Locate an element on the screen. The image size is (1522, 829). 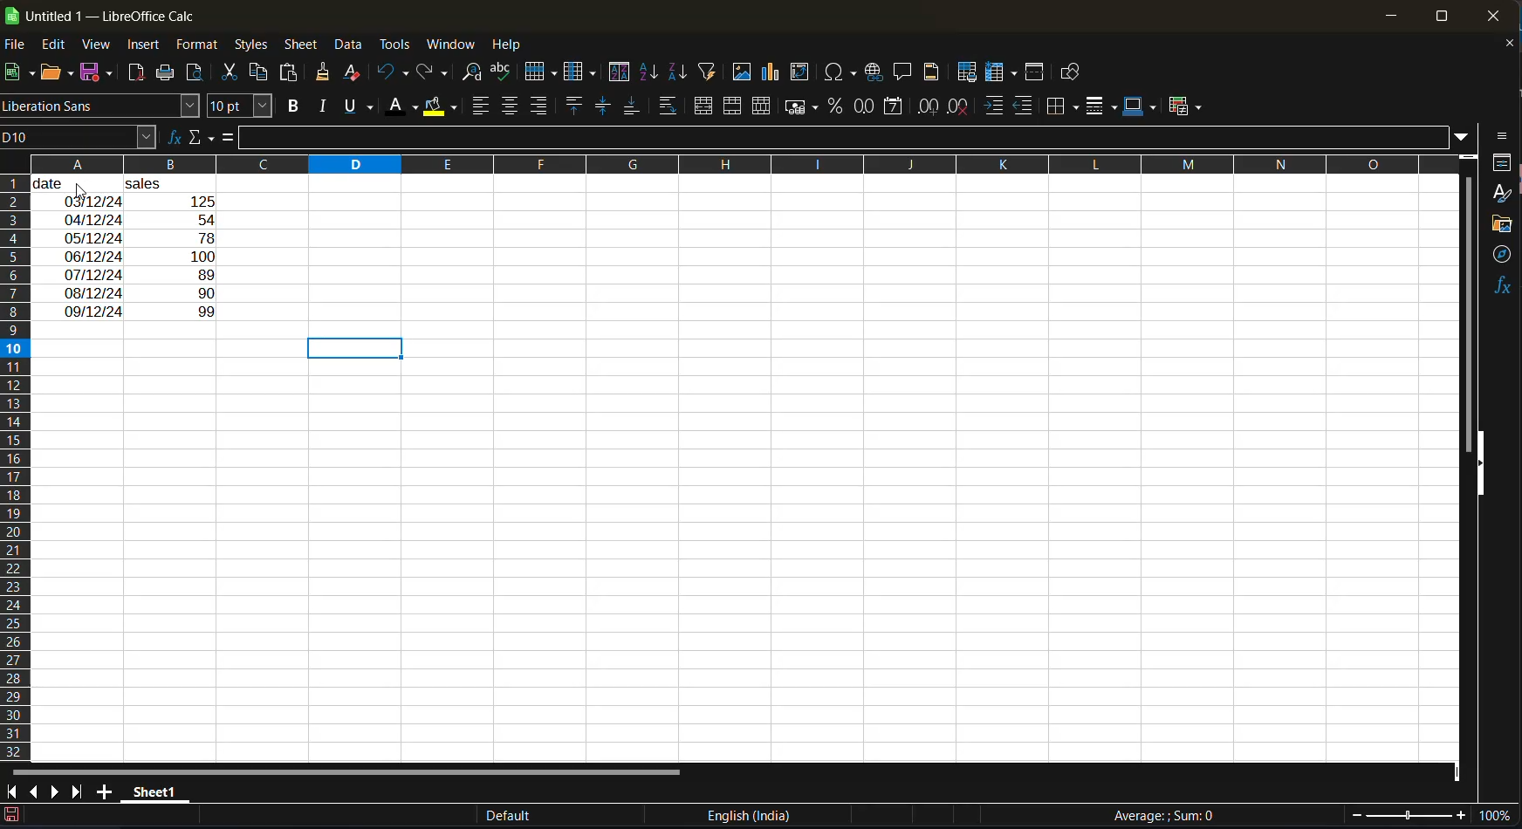
italic is located at coordinates (326, 106).